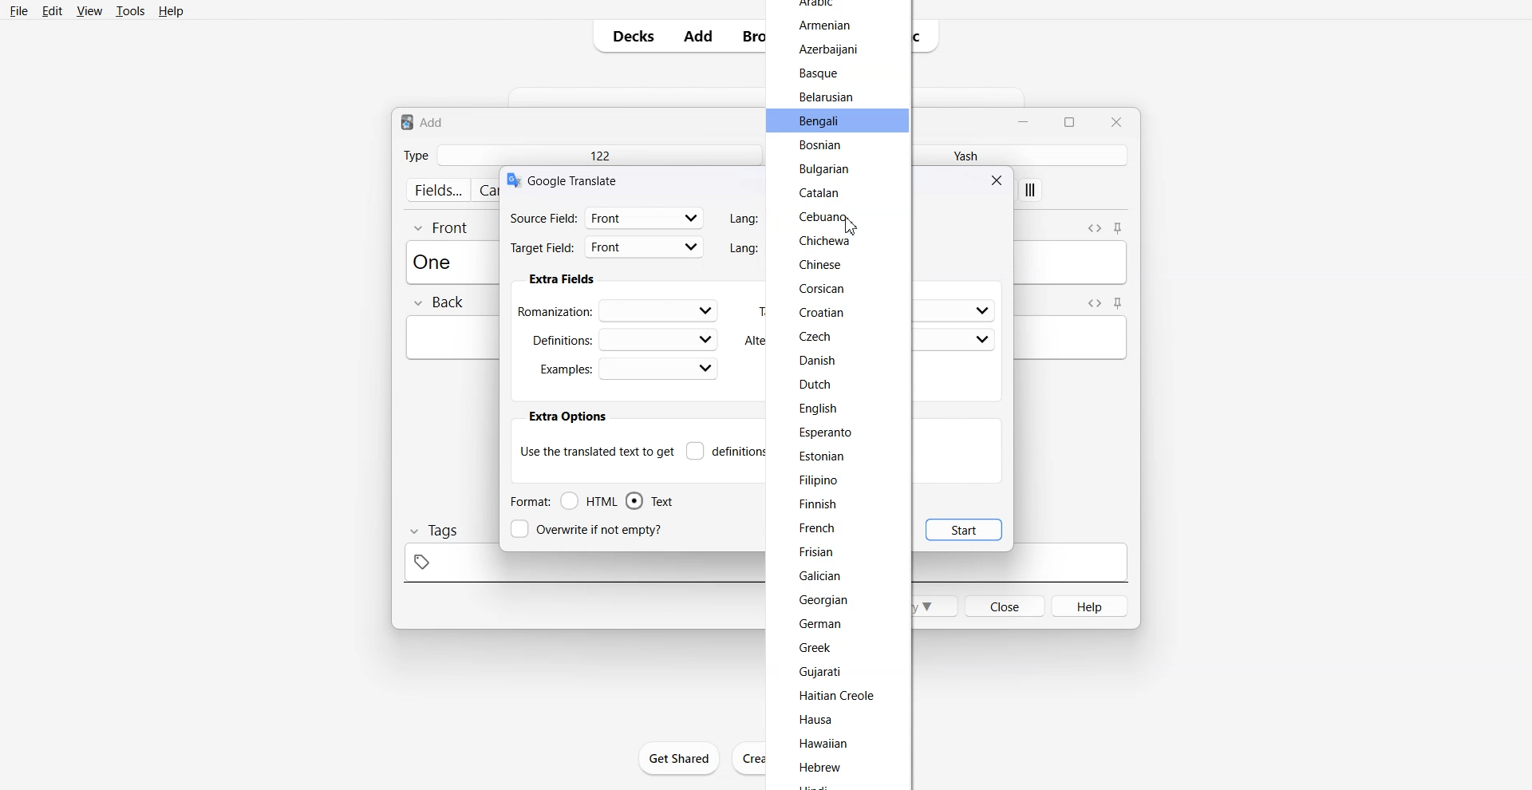 The height and width of the screenshot is (790, 1532). What do you see at coordinates (823, 169) in the screenshot?
I see `Bulgarian` at bounding box center [823, 169].